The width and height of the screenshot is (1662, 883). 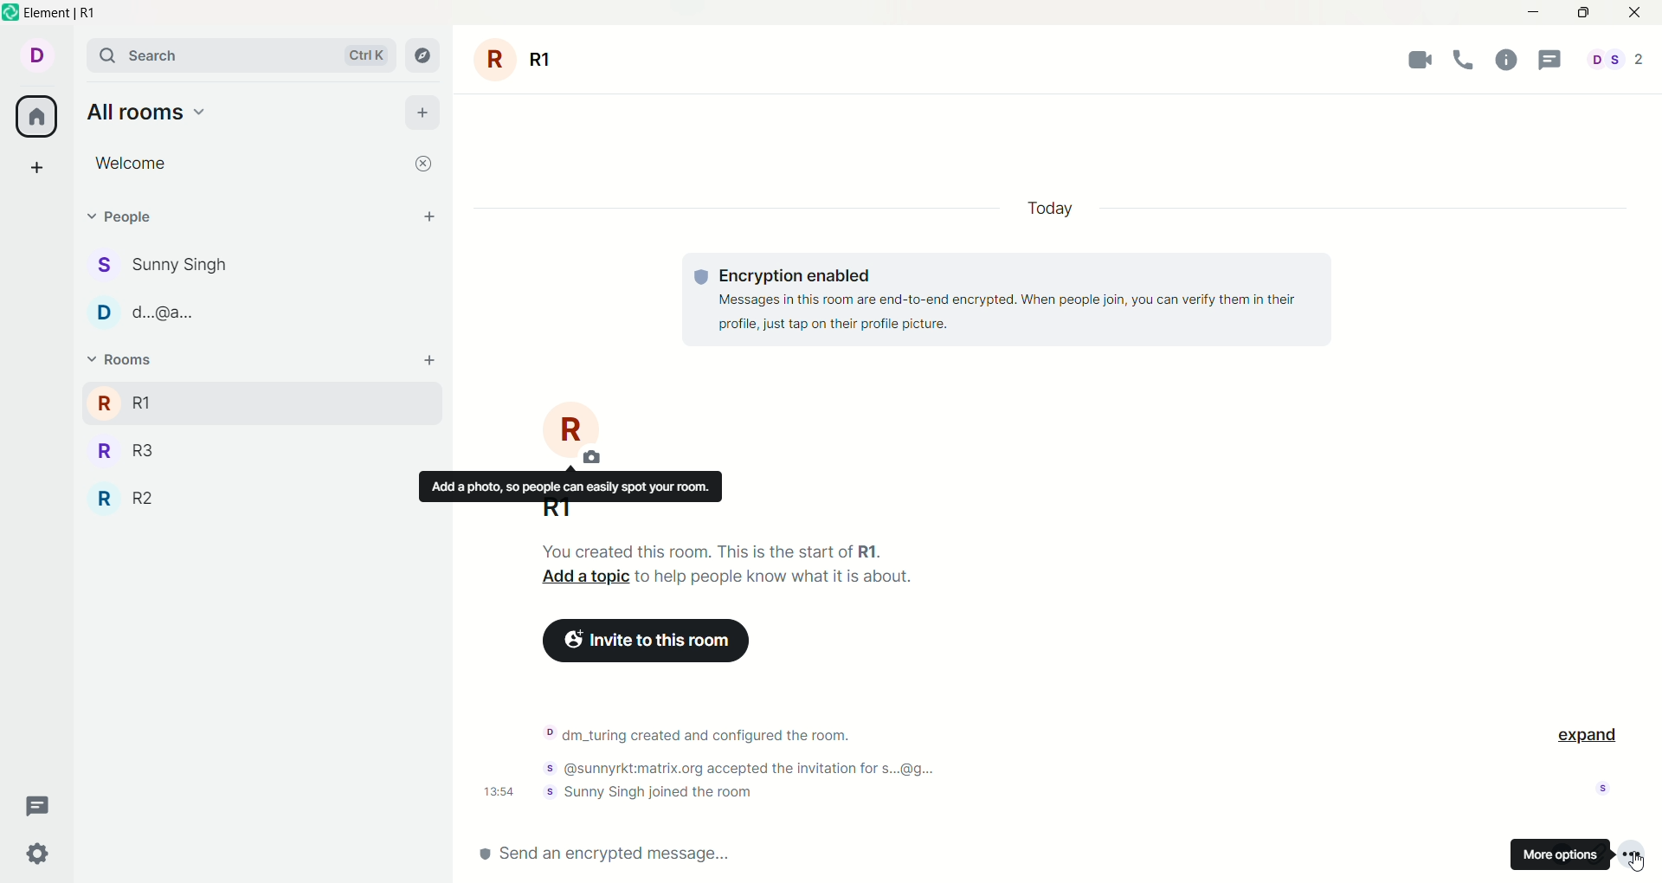 What do you see at coordinates (1582, 13) in the screenshot?
I see `maximize` at bounding box center [1582, 13].